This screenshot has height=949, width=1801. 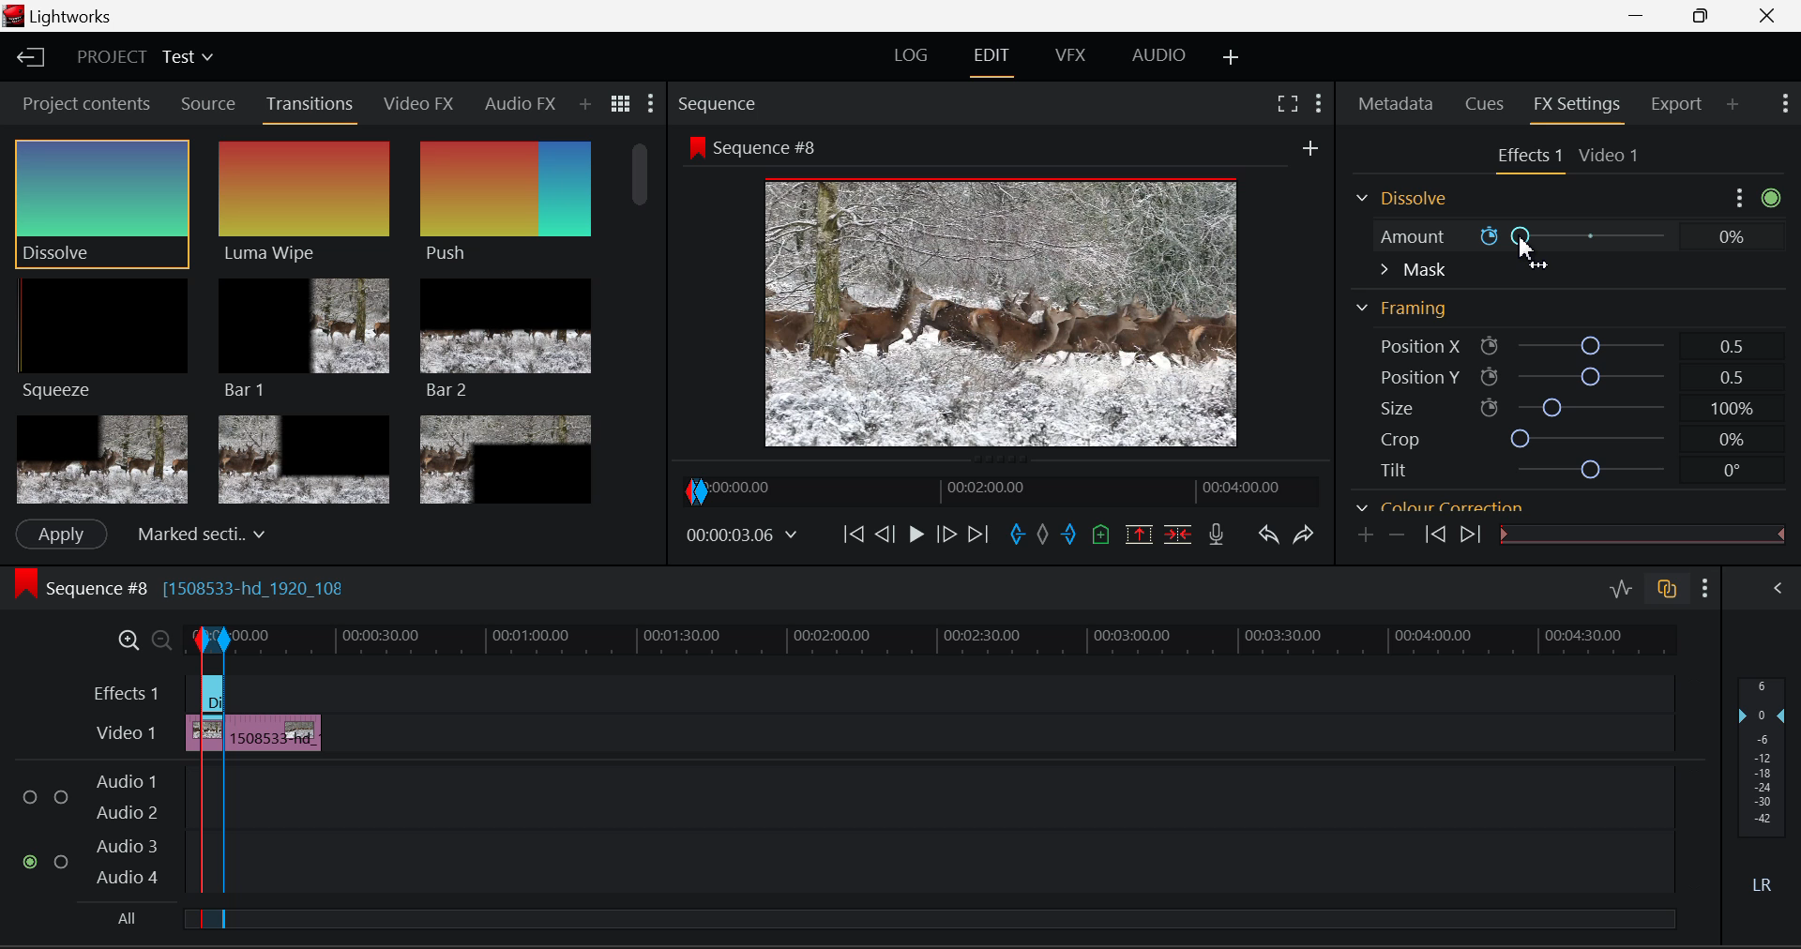 I want to click on Audio Input Checkbox, so click(x=32, y=791).